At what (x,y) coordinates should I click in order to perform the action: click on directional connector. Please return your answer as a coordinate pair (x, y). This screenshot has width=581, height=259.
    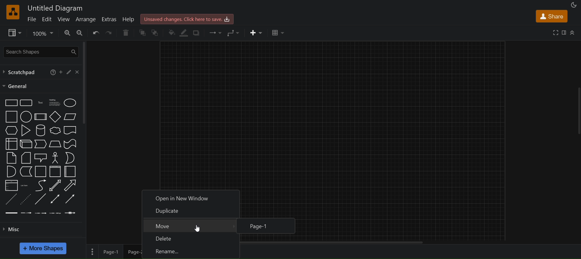
    Looking at the image, I should click on (70, 199).